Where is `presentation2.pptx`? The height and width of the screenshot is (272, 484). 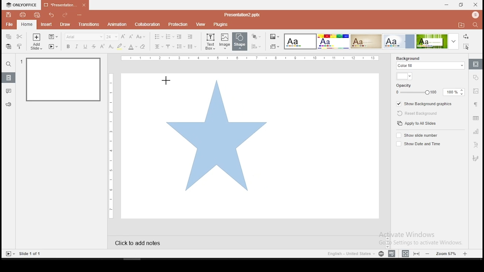 presentation2.pptx is located at coordinates (241, 15).